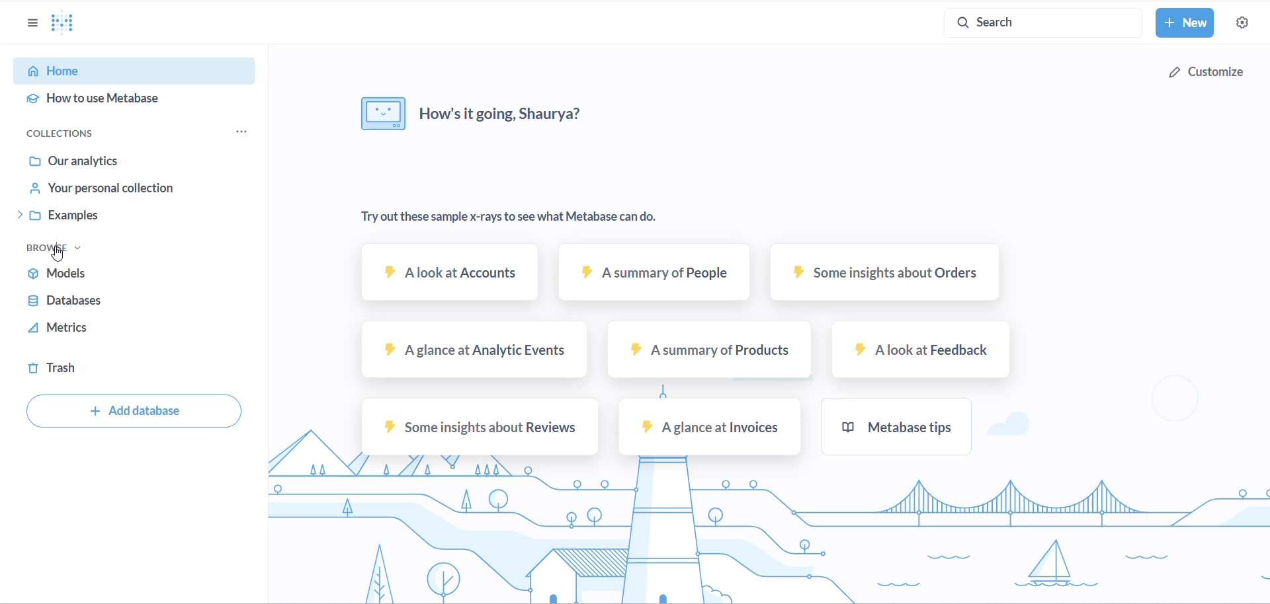 The width and height of the screenshot is (1270, 604). Describe the element at coordinates (65, 278) in the screenshot. I see `models` at that location.